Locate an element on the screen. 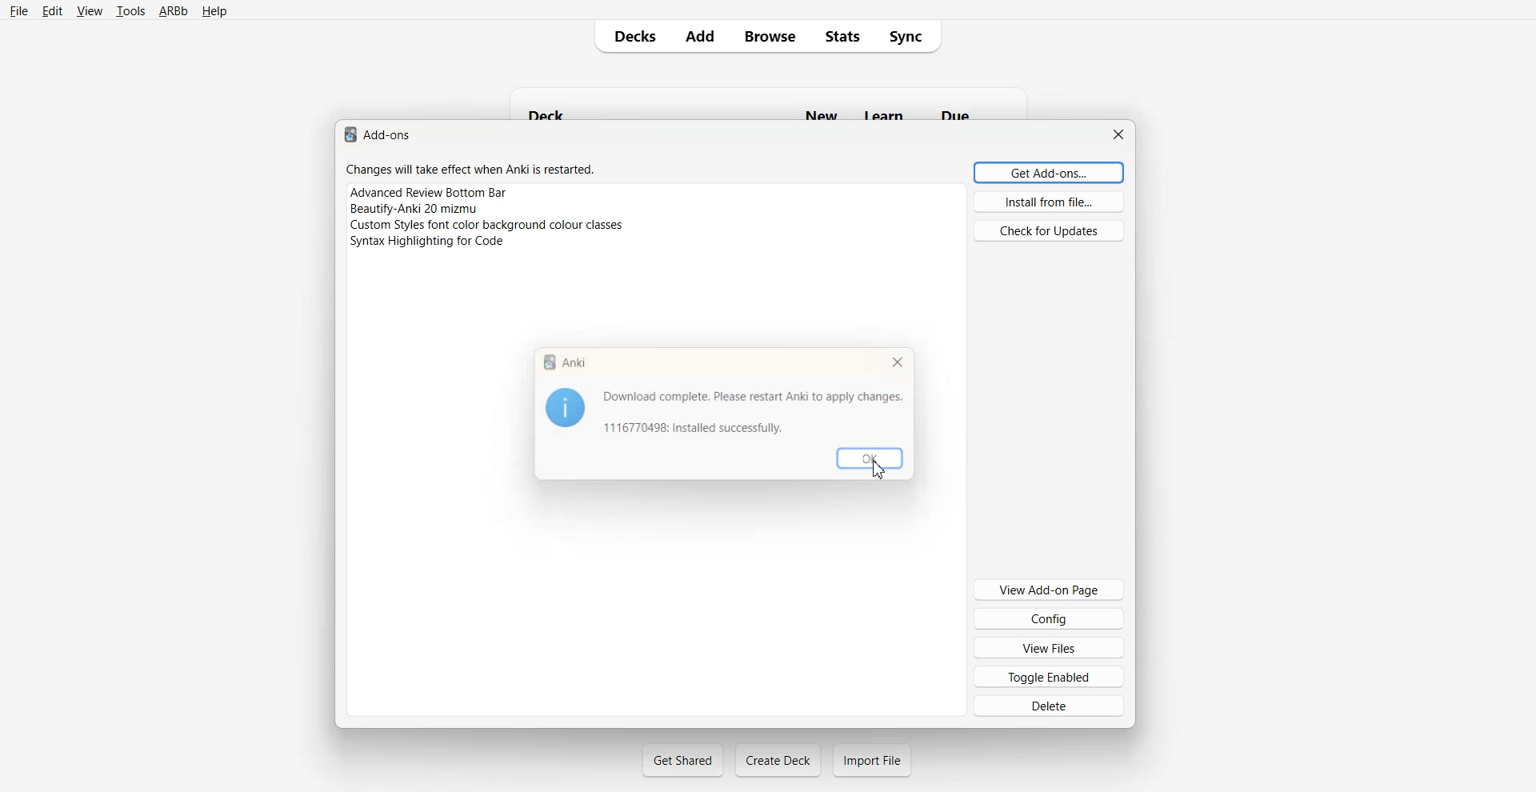 This screenshot has width=1536, height=792. Decks is located at coordinates (629, 35).